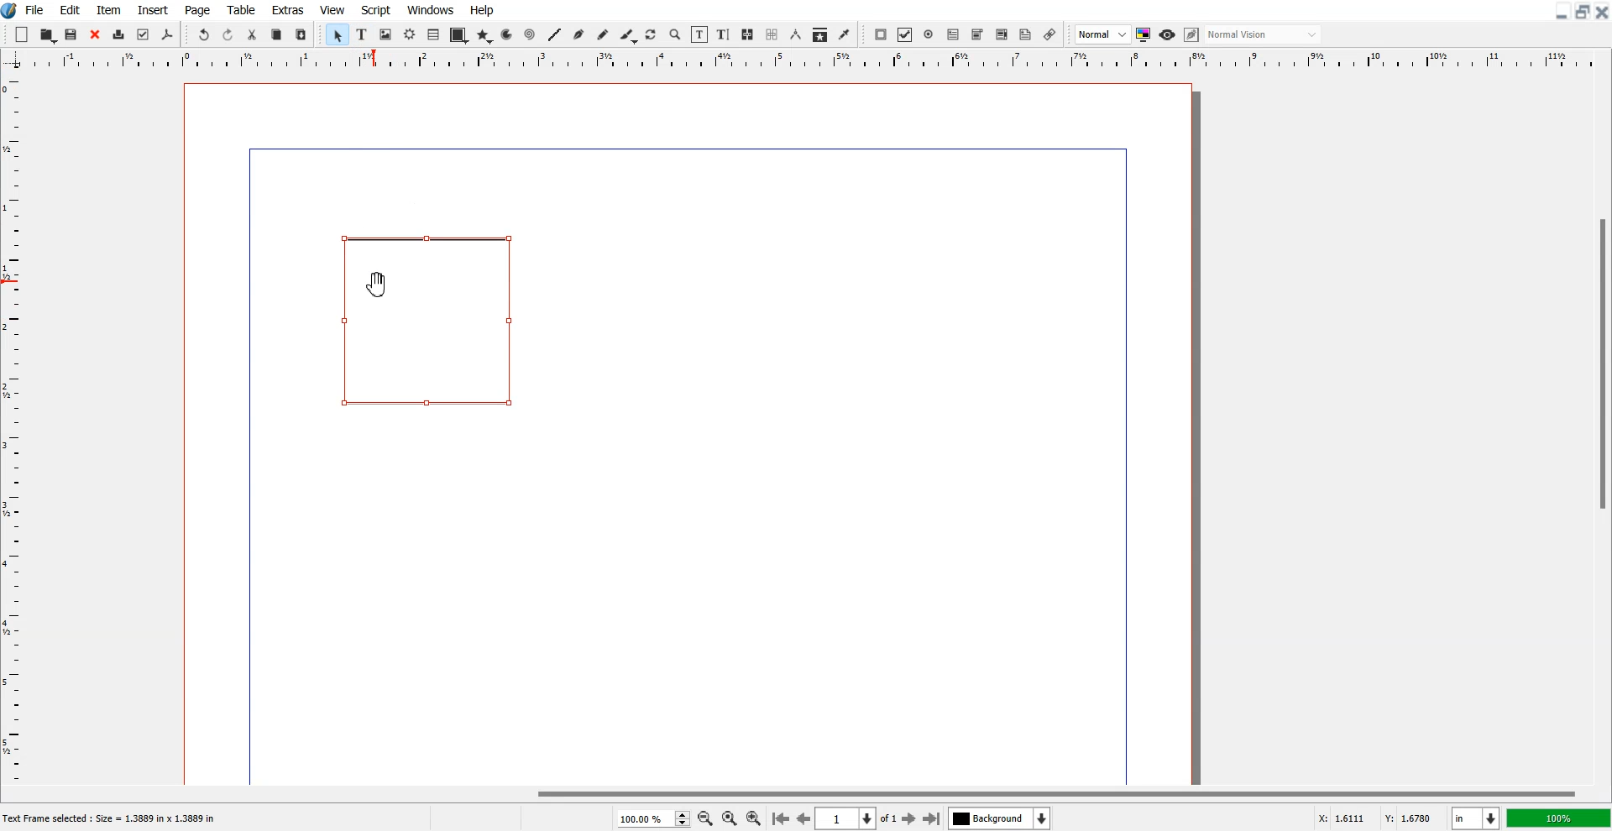  I want to click on Copy , so click(276, 35).